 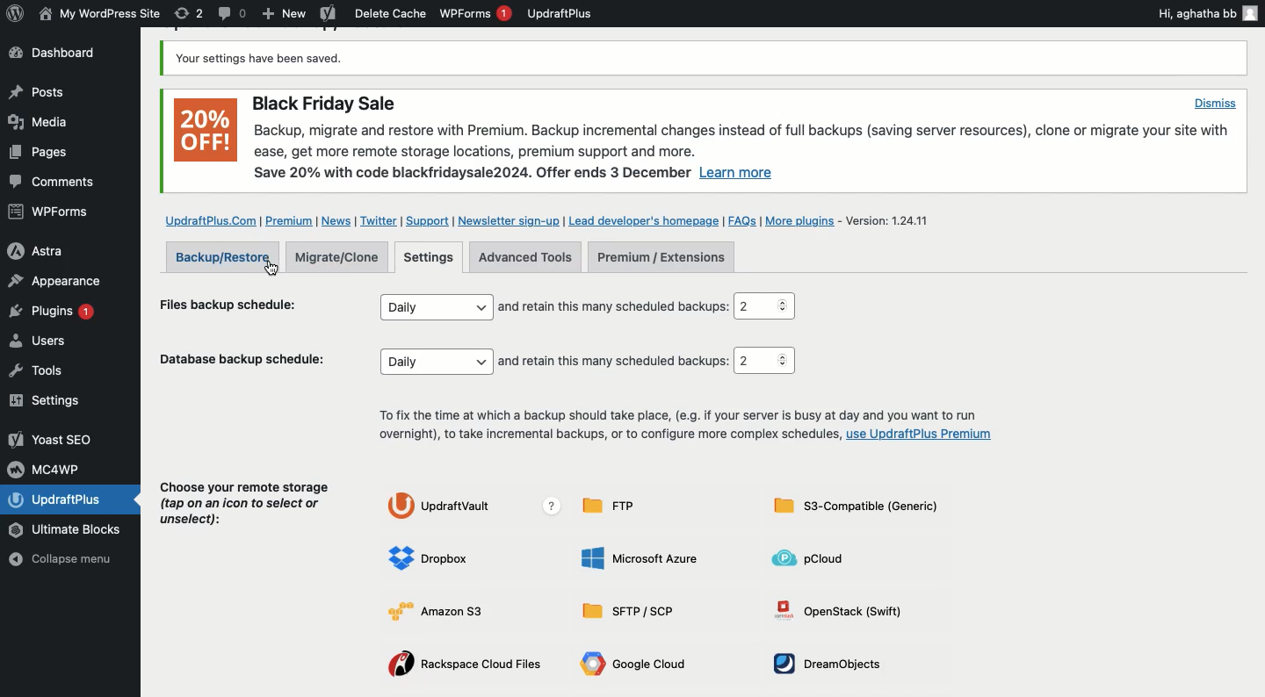 I want to click on Dropbox, so click(x=437, y=556).